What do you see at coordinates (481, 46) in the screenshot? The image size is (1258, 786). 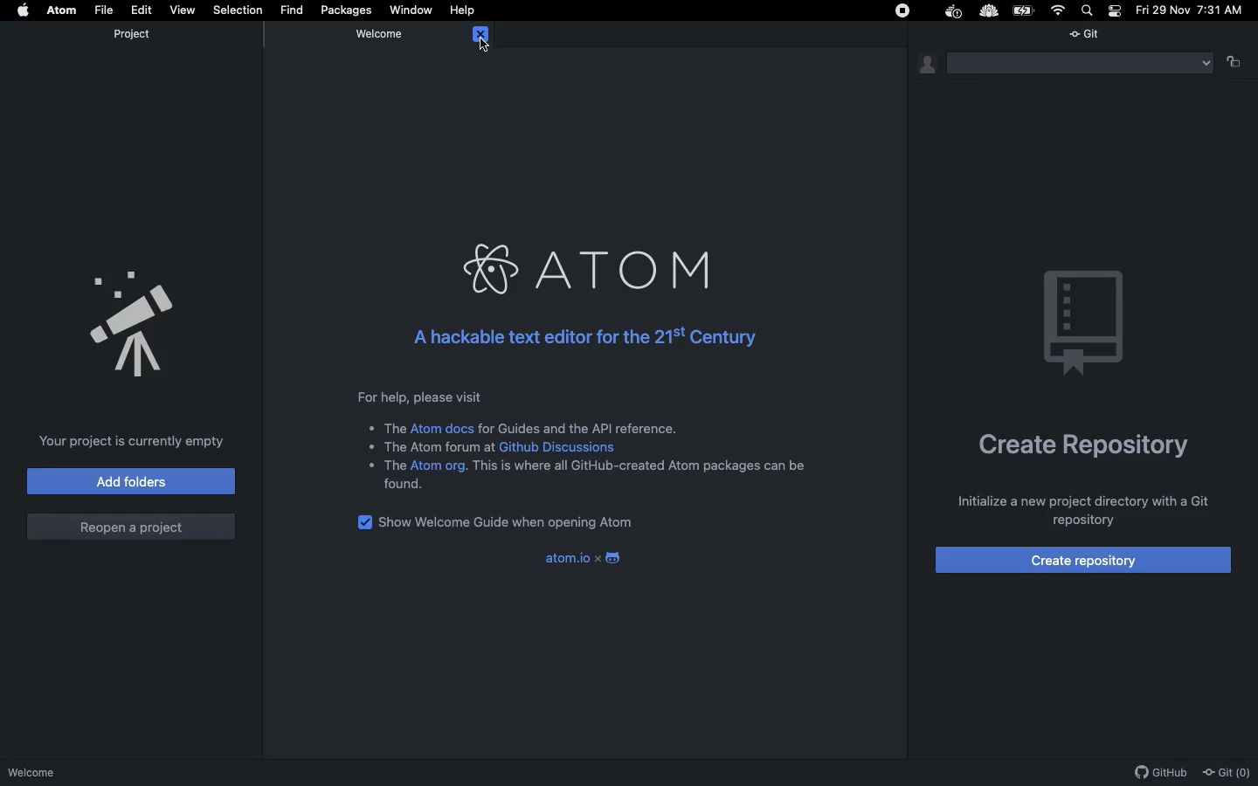 I see `cursor` at bounding box center [481, 46].